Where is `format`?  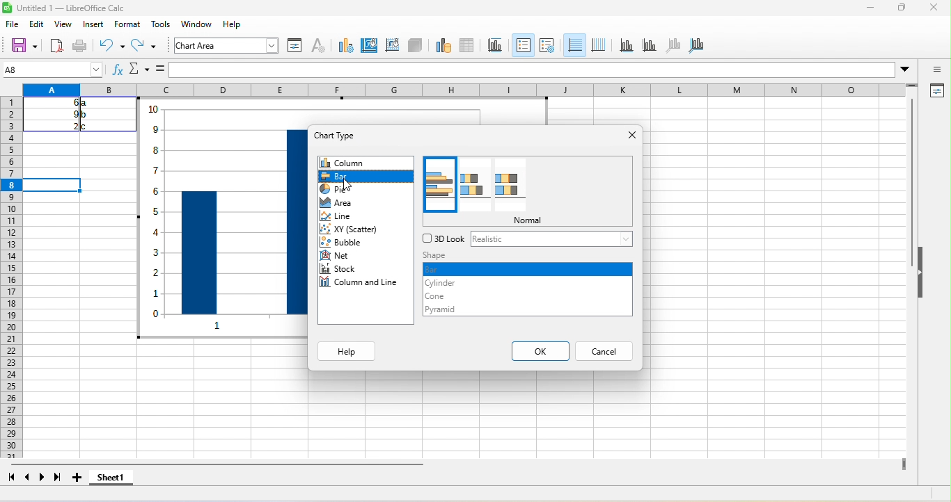
format is located at coordinates (127, 25).